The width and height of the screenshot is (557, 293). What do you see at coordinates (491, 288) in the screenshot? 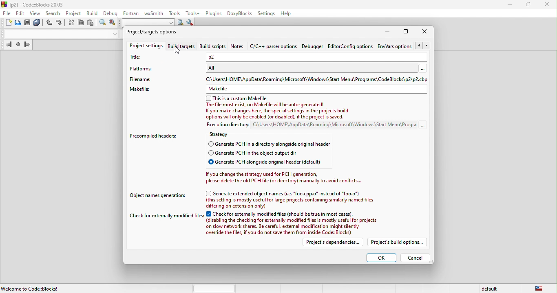
I see `default` at bounding box center [491, 288].